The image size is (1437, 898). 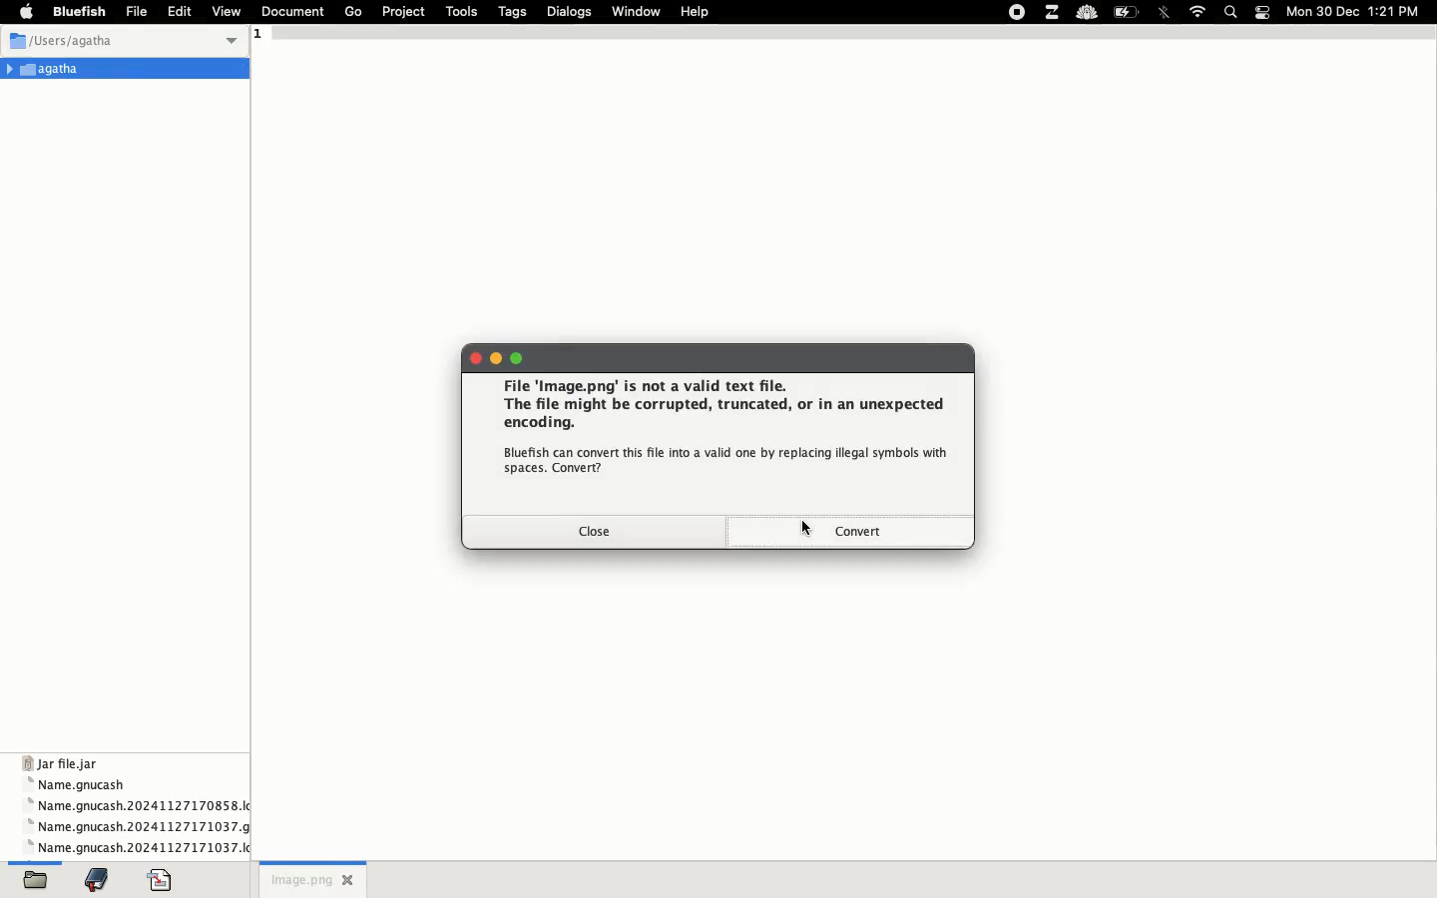 I want to click on cursor, so click(x=809, y=527).